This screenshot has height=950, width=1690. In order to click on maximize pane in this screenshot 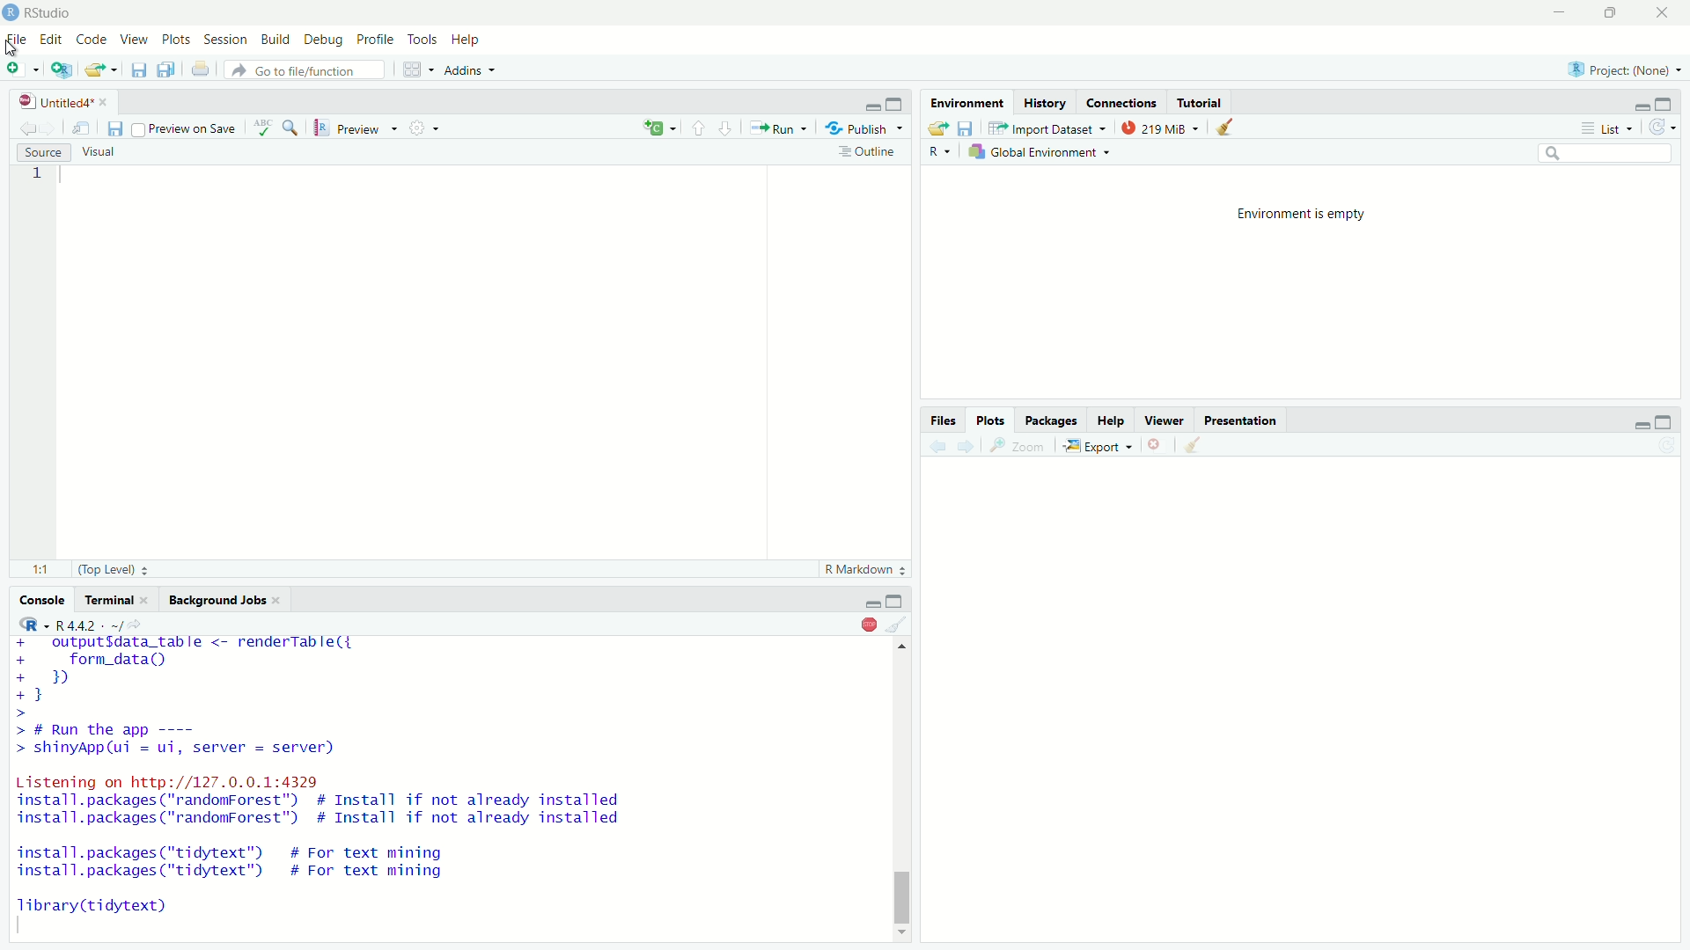, I will do `click(899, 102)`.